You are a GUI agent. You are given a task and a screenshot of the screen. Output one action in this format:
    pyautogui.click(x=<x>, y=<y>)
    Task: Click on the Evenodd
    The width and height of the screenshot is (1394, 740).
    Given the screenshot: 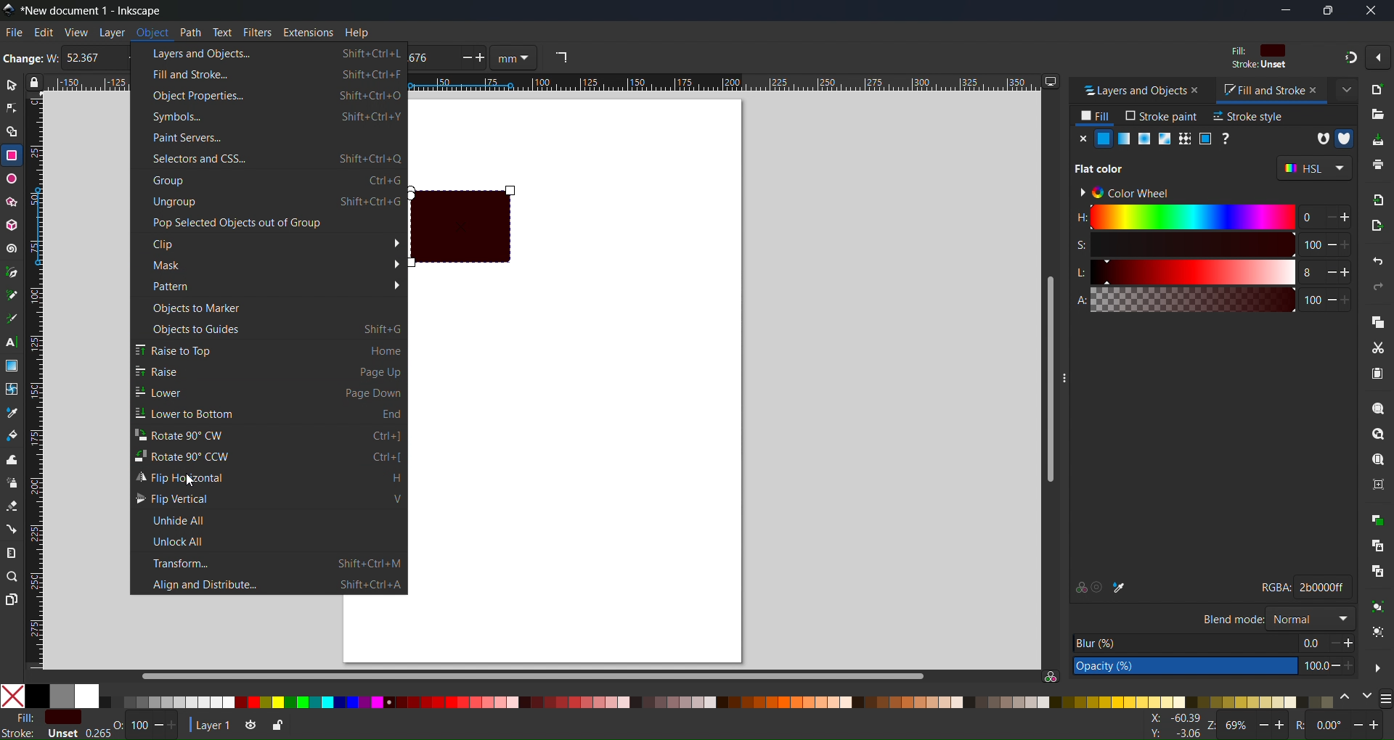 What is the action you would take?
    pyautogui.click(x=1320, y=138)
    